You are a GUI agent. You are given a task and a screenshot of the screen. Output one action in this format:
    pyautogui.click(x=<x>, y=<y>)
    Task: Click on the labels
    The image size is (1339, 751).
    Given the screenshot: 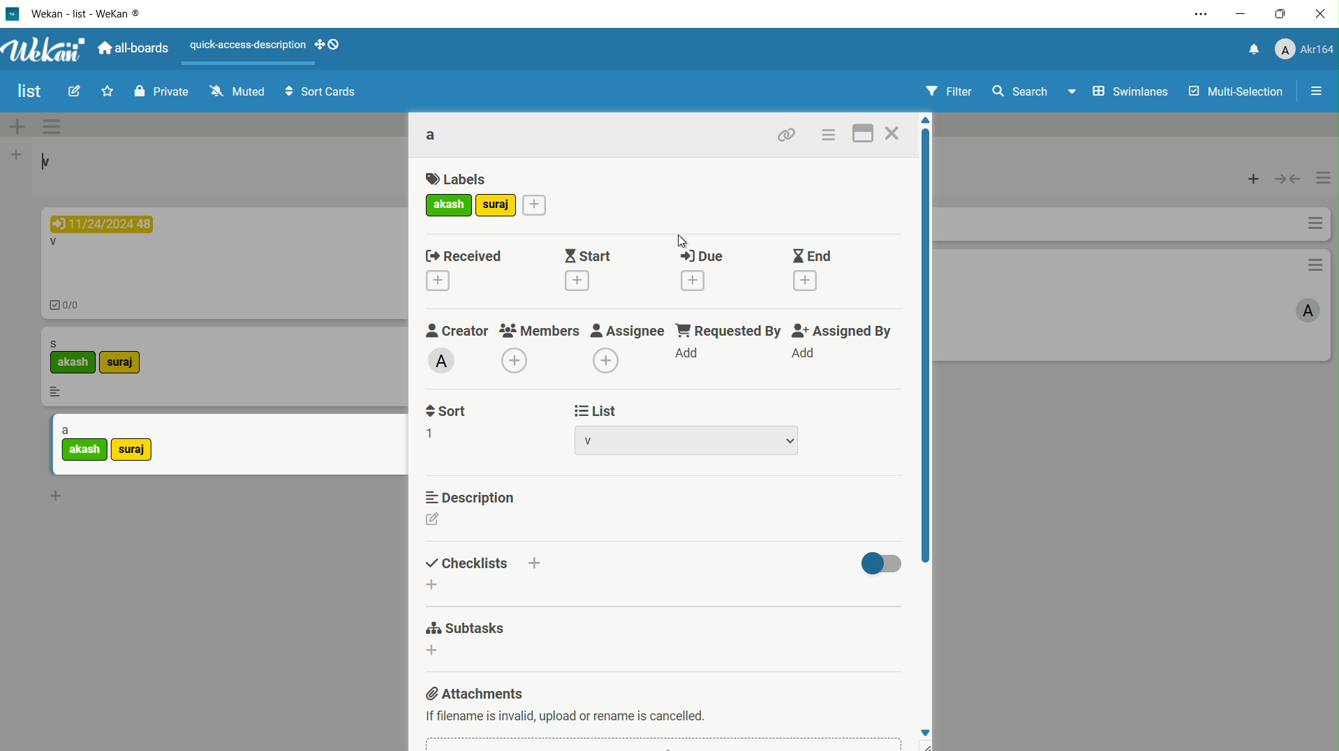 What is the action you would take?
    pyautogui.click(x=457, y=179)
    